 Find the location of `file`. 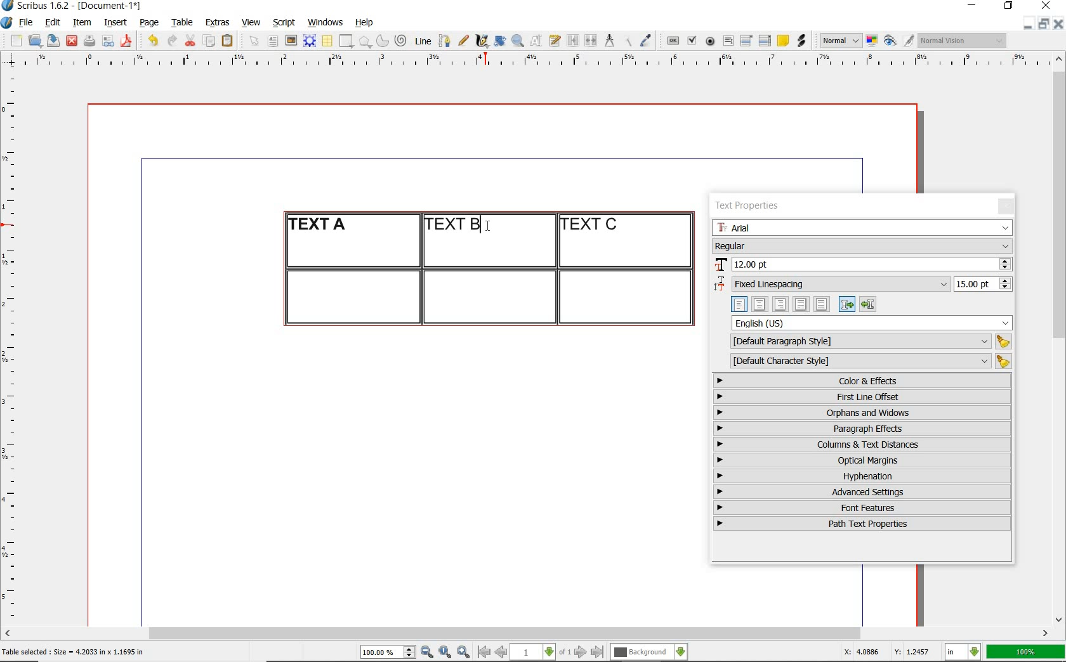

file is located at coordinates (27, 23).